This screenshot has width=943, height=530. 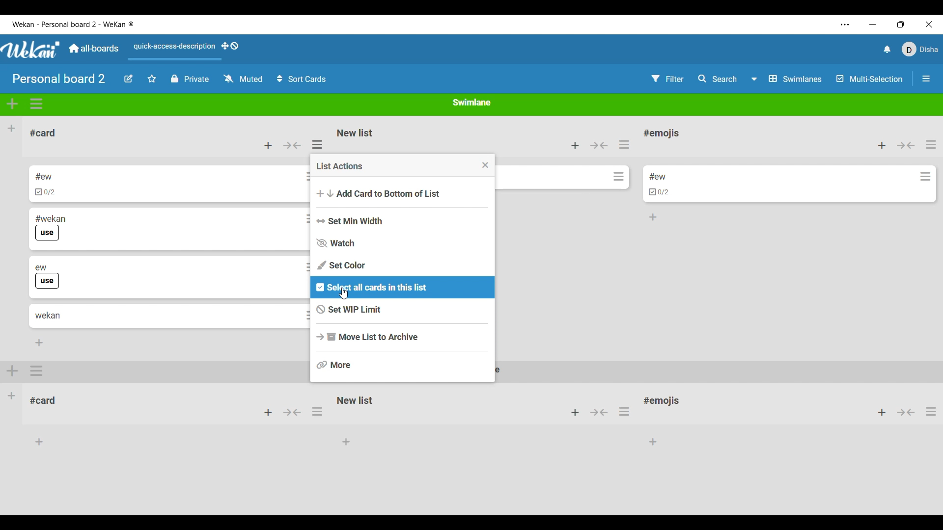 What do you see at coordinates (339, 166) in the screenshot?
I see `Title of current menu` at bounding box center [339, 166].